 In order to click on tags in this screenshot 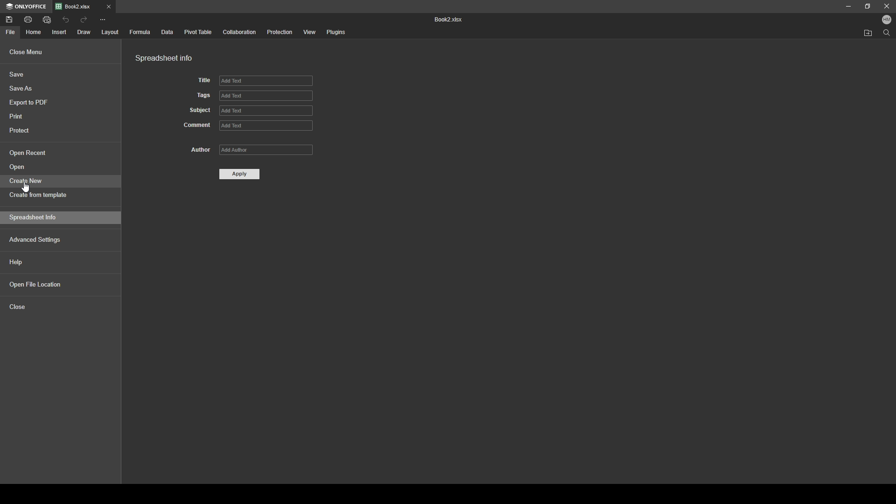, I will do `click(203, 96)`.